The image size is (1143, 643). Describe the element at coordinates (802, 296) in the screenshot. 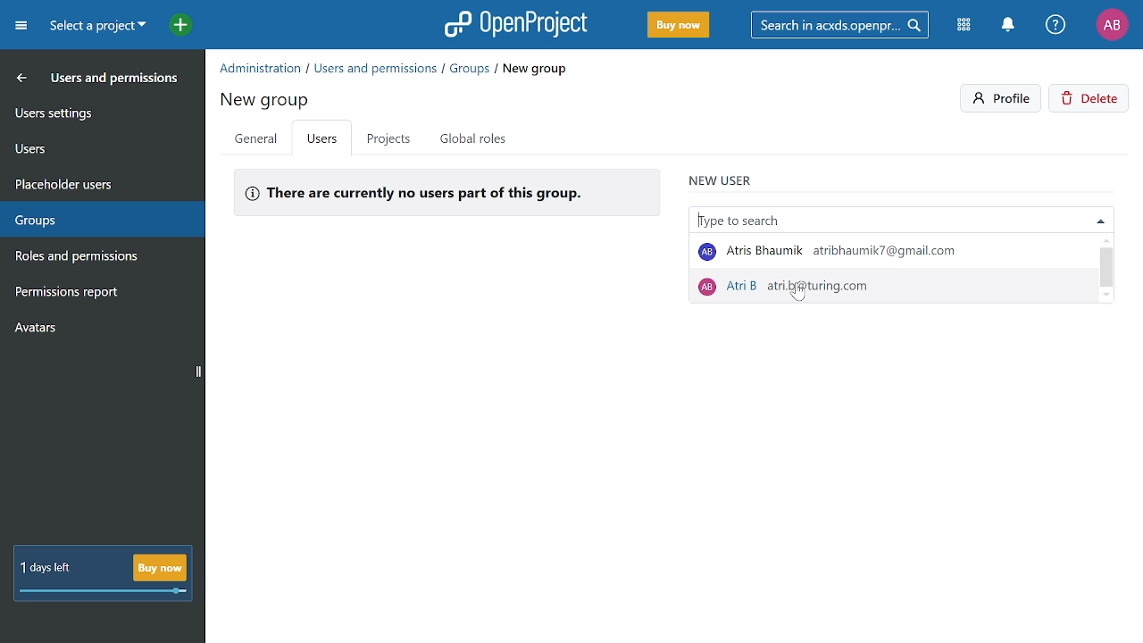

I see `cursor` at that location.